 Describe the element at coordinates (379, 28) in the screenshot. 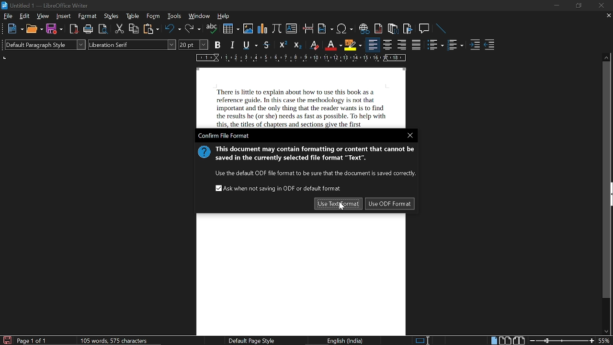

I see `insert footnote` at that location.